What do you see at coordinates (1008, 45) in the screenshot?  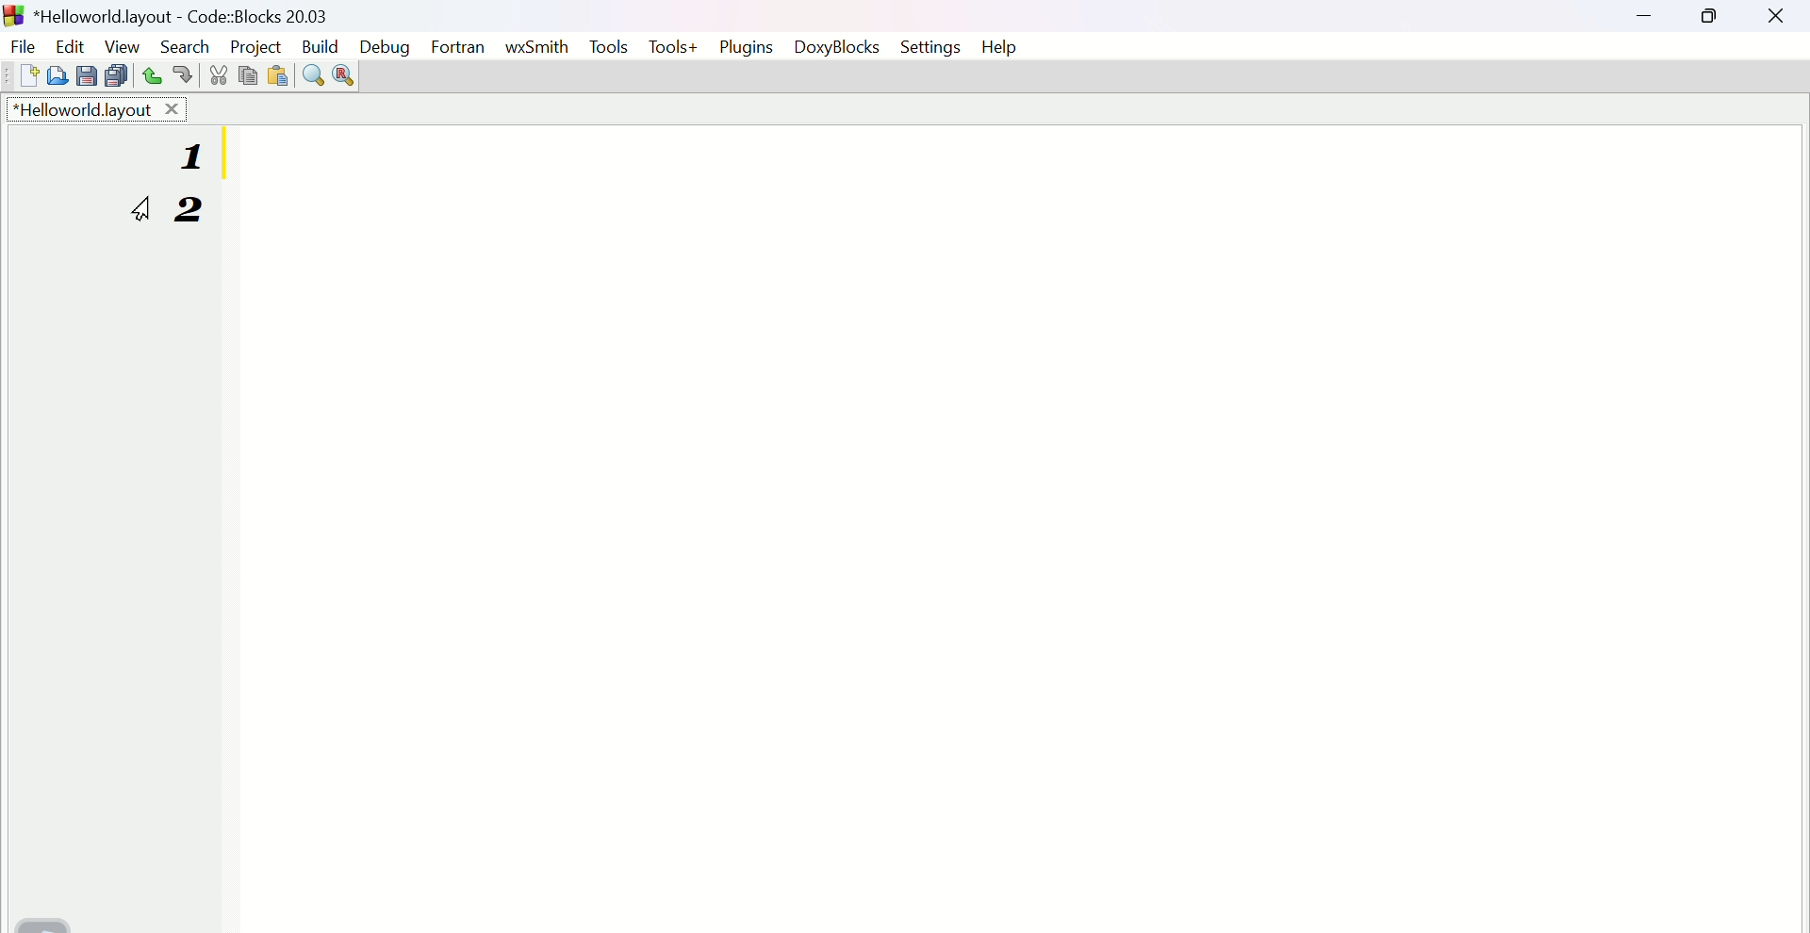 I see `Help` at bounding box center [1008, 45].